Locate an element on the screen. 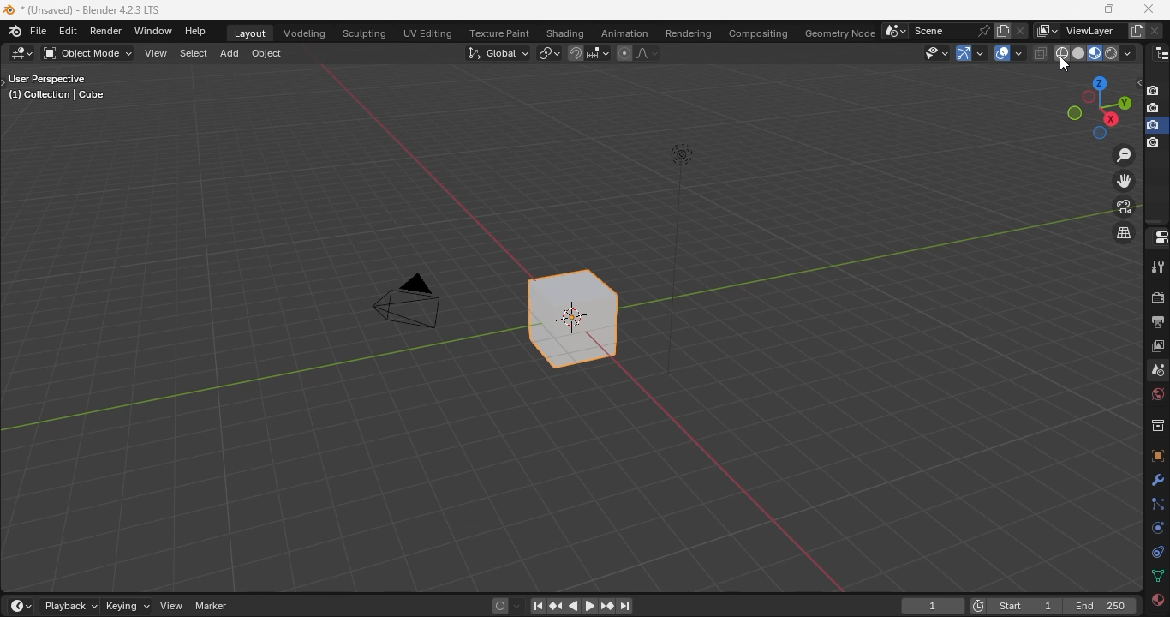  help is located at coordinates (198, 30).